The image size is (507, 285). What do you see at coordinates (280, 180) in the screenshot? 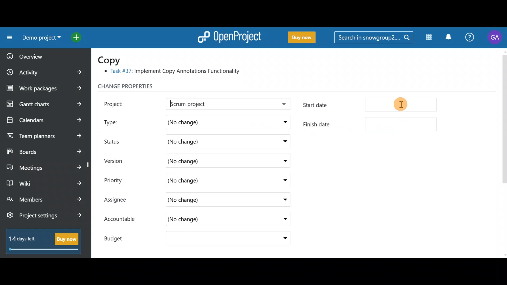
I see `Priority drop down` at bounding box center [280, 180].